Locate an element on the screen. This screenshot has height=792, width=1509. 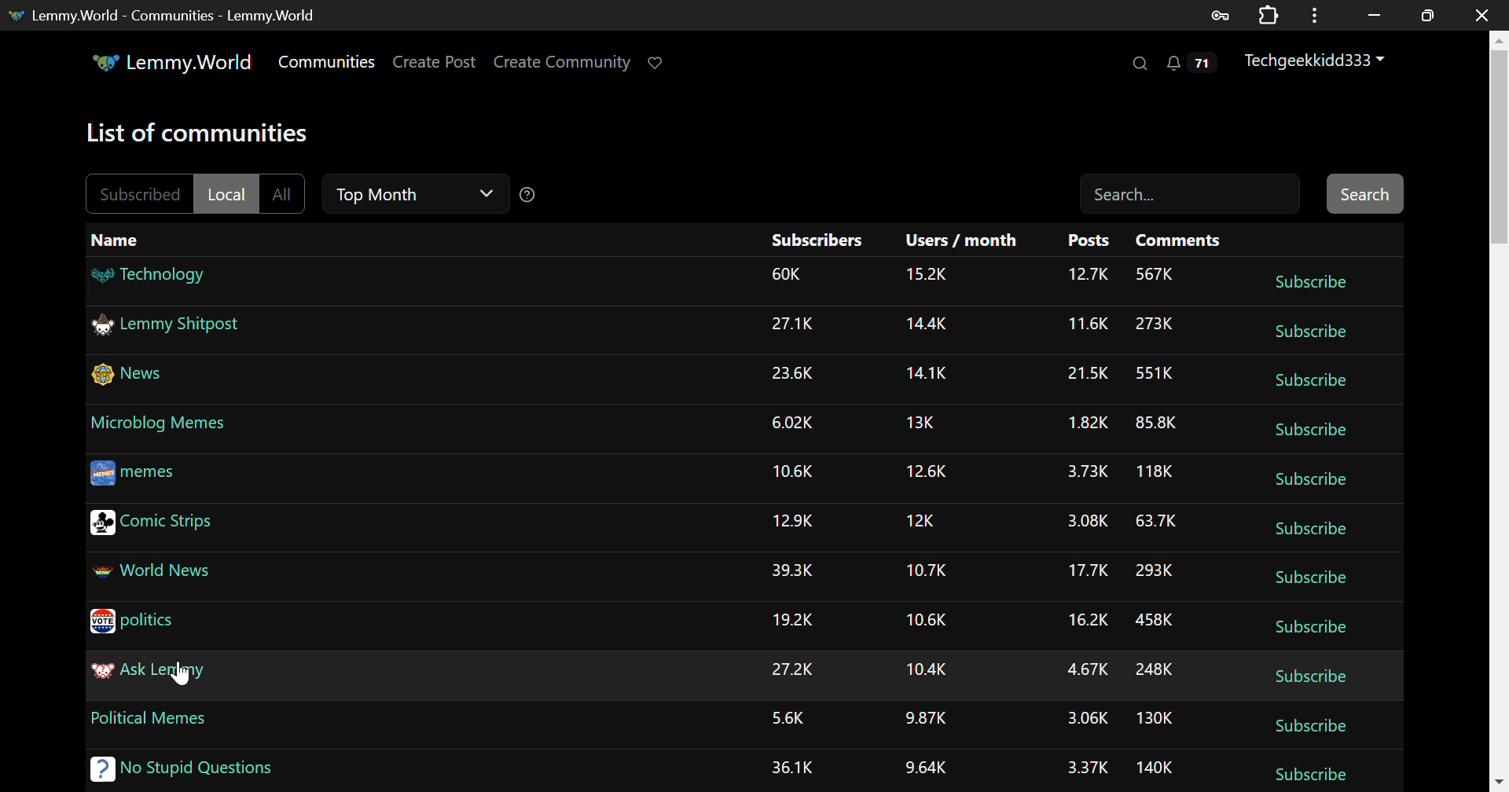
subscribe is located at coordinates (1312, 429).